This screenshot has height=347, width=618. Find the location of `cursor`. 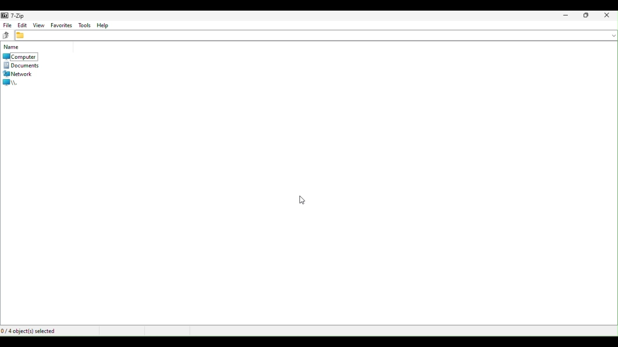

cursor is located at coordinates (302, 200).